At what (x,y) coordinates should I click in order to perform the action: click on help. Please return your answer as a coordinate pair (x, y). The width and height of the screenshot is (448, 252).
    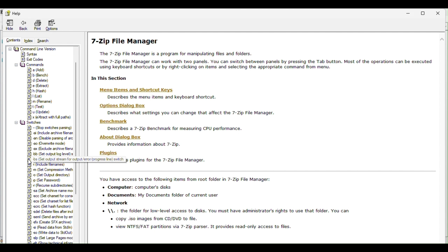
    Looking at the image, I should click on (12, 12).